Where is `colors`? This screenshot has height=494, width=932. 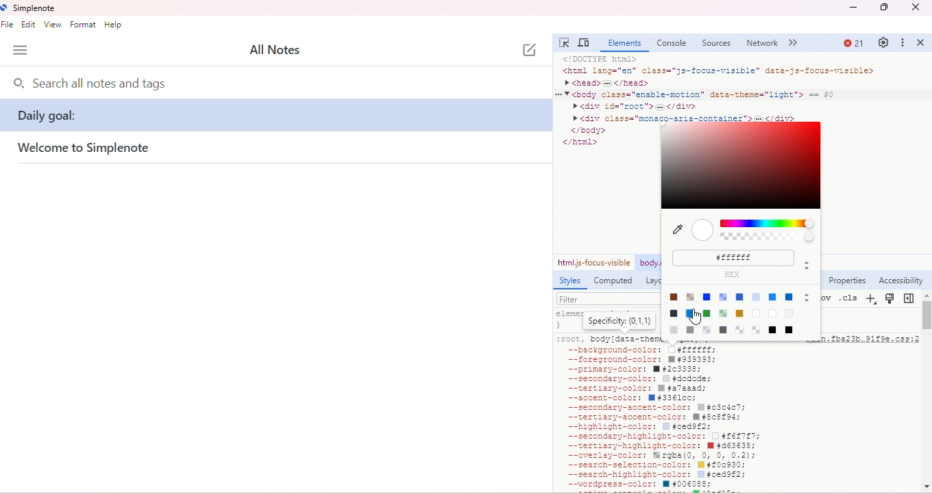 colors is located at coordinates (769, 233).